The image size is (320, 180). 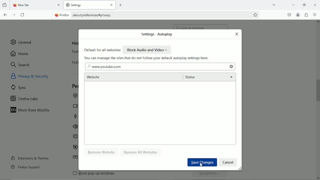 What do you see at coordinates (75, 158) in the screenshot?
I see `virtual reality` at bounding box center [75, 158].